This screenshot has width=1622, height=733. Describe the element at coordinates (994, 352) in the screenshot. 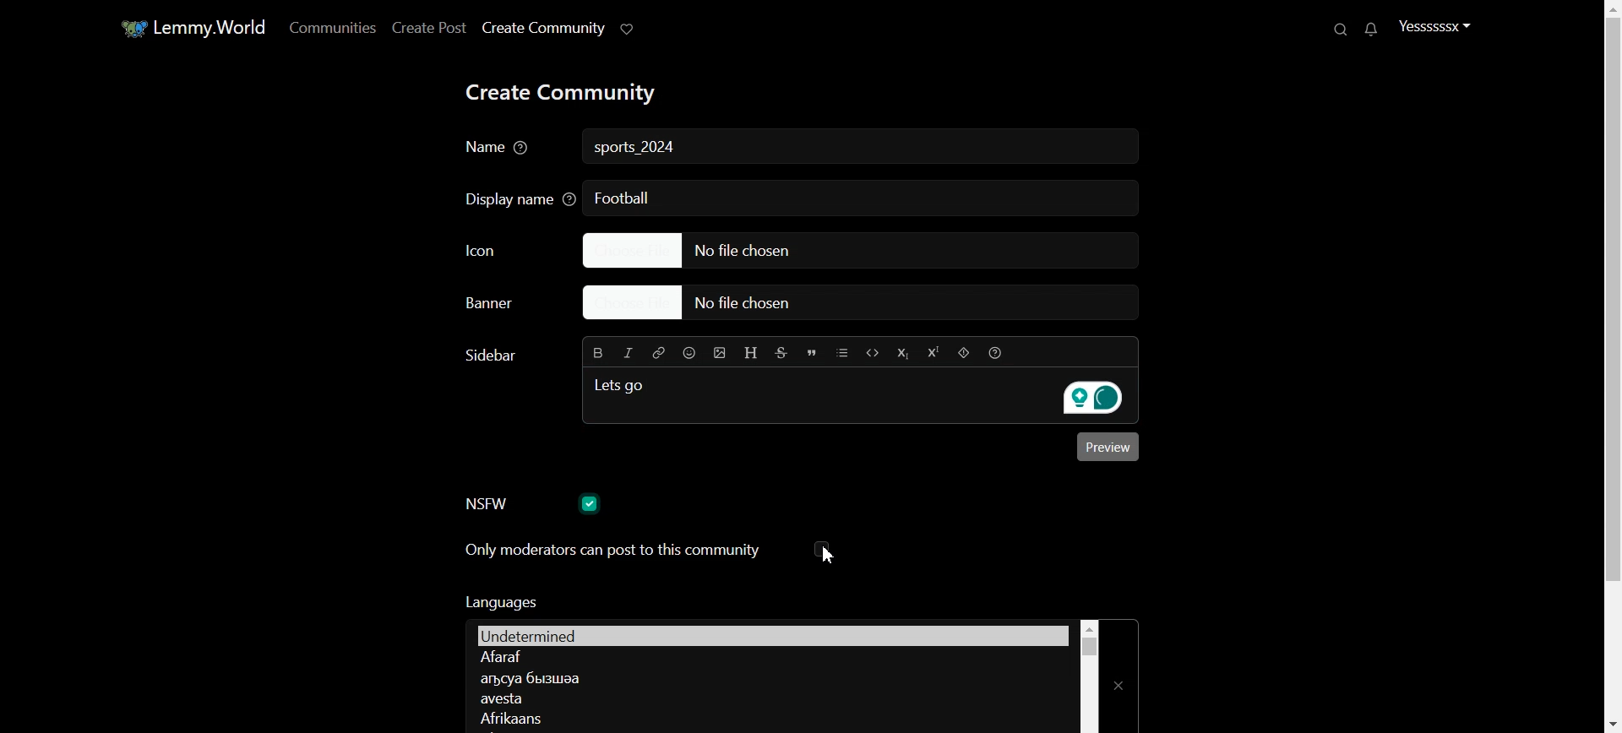

I see `Formatting Help` at that location.